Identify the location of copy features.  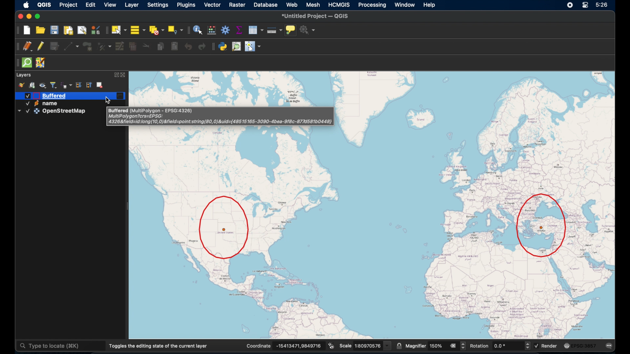
(160, 47).